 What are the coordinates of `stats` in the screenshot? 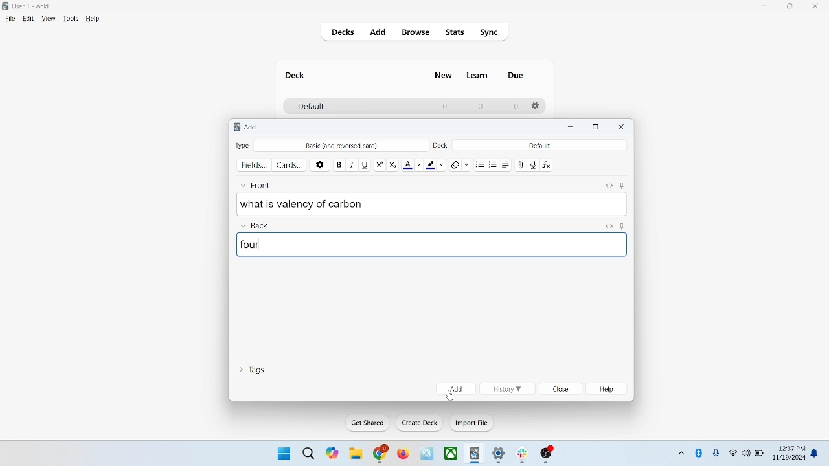 It's located at (454, 32).